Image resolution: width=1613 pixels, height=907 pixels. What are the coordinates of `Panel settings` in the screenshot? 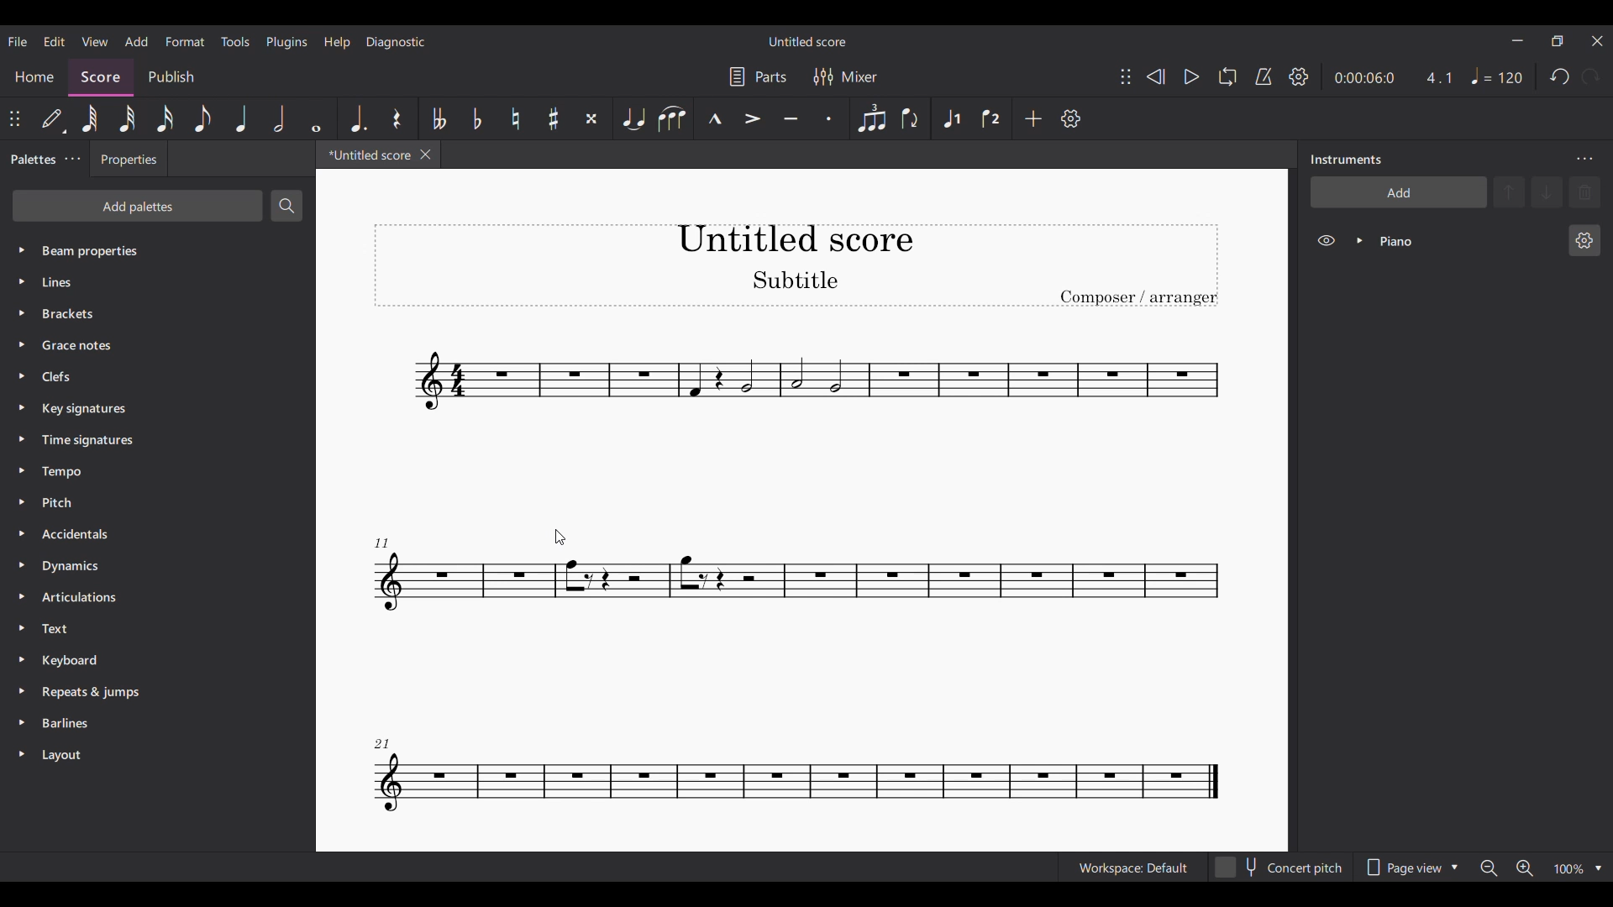 It's located at (1584, 160).